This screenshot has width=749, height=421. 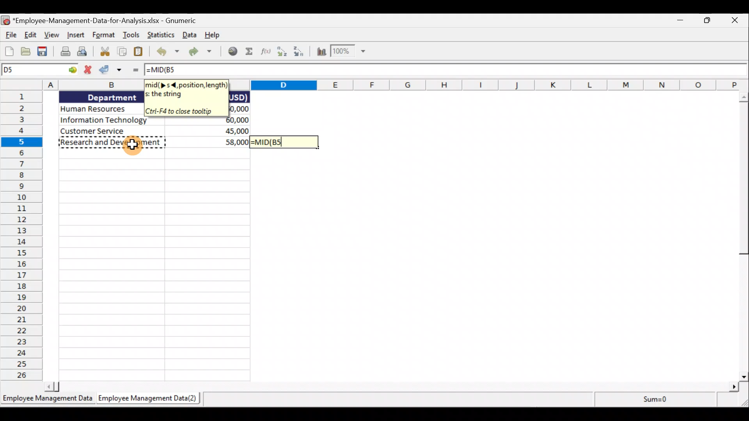 I want to click on Columns, so click(x=74, y=86).